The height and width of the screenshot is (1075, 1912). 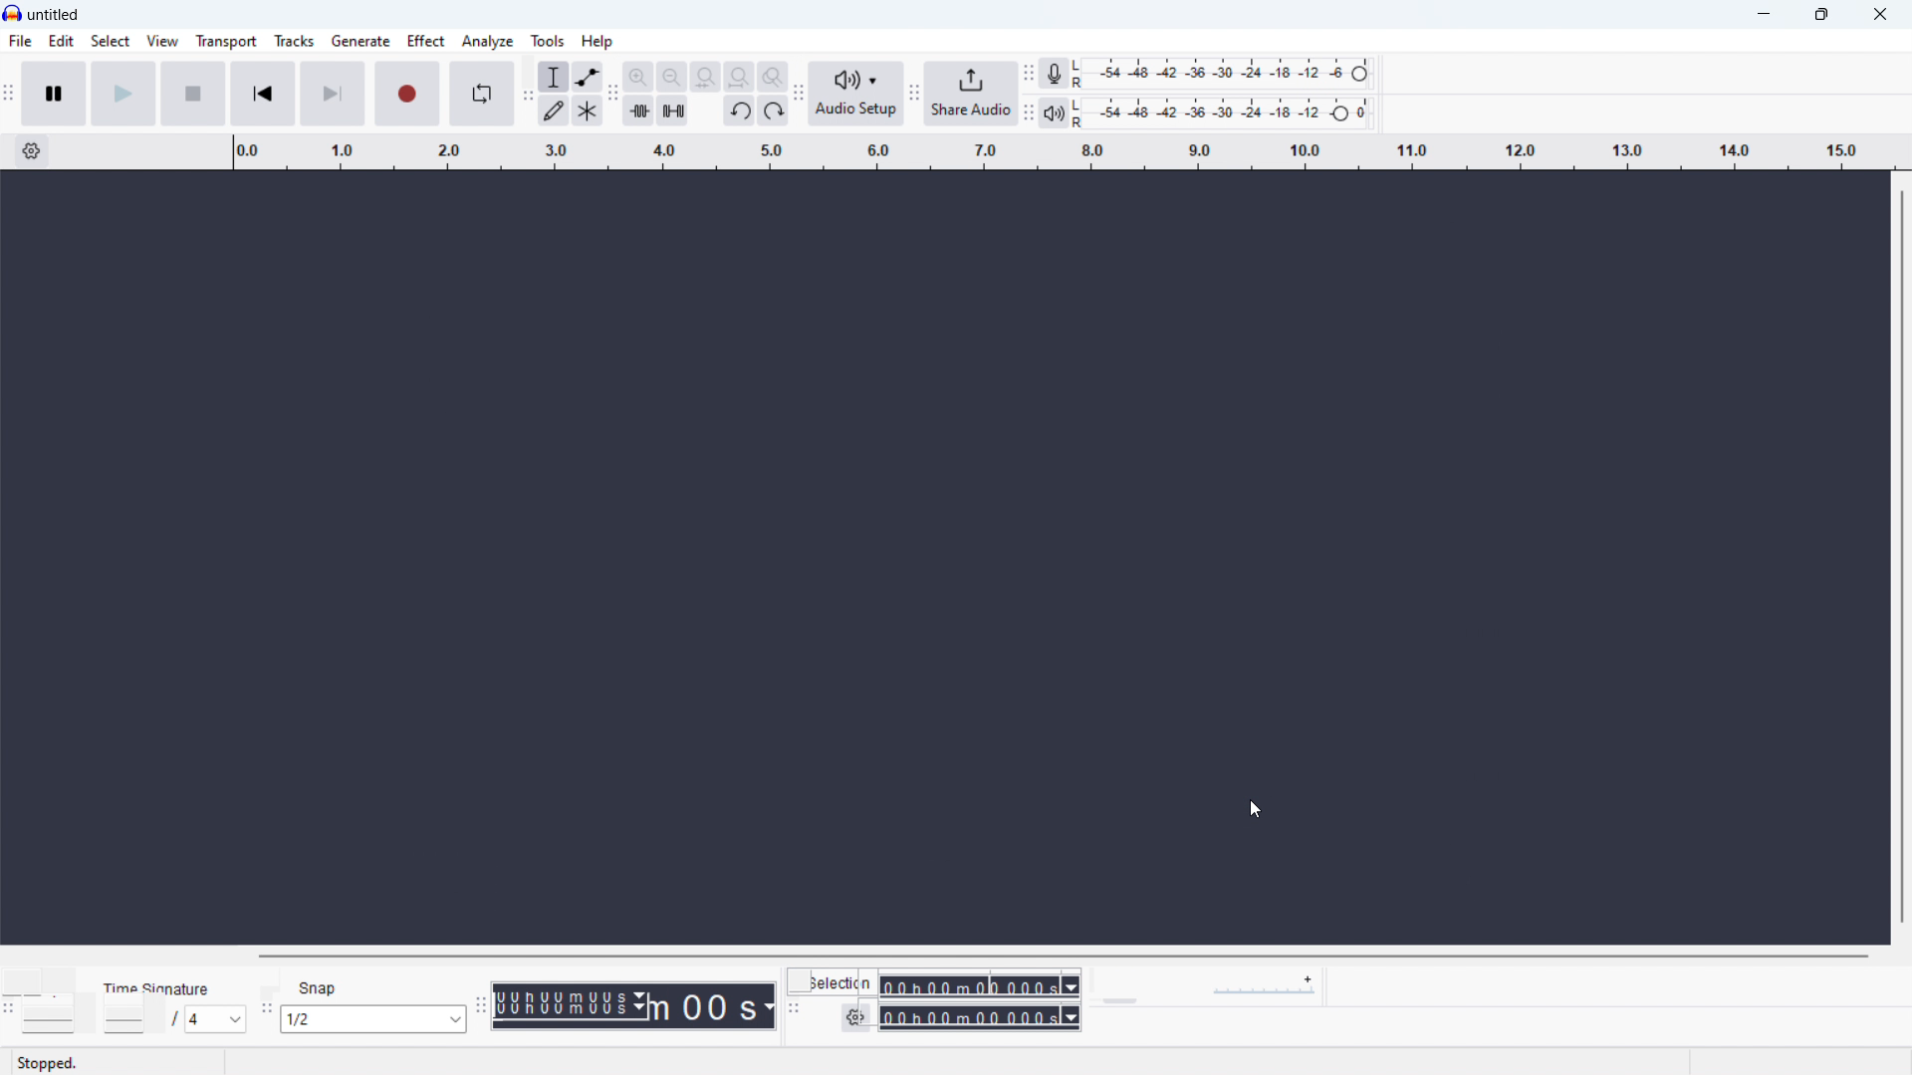 I want to click on silence audio selection, so click(x=673, y=110).